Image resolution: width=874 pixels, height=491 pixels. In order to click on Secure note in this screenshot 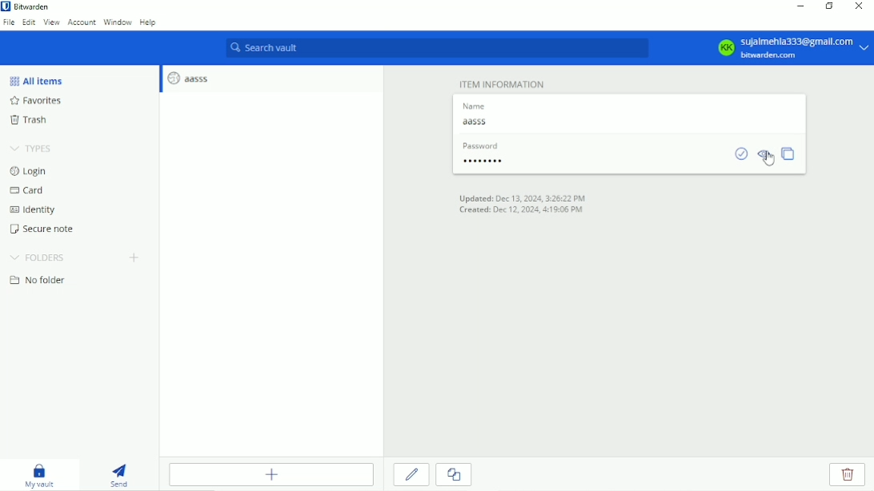, I will do `click(44, 230)`.